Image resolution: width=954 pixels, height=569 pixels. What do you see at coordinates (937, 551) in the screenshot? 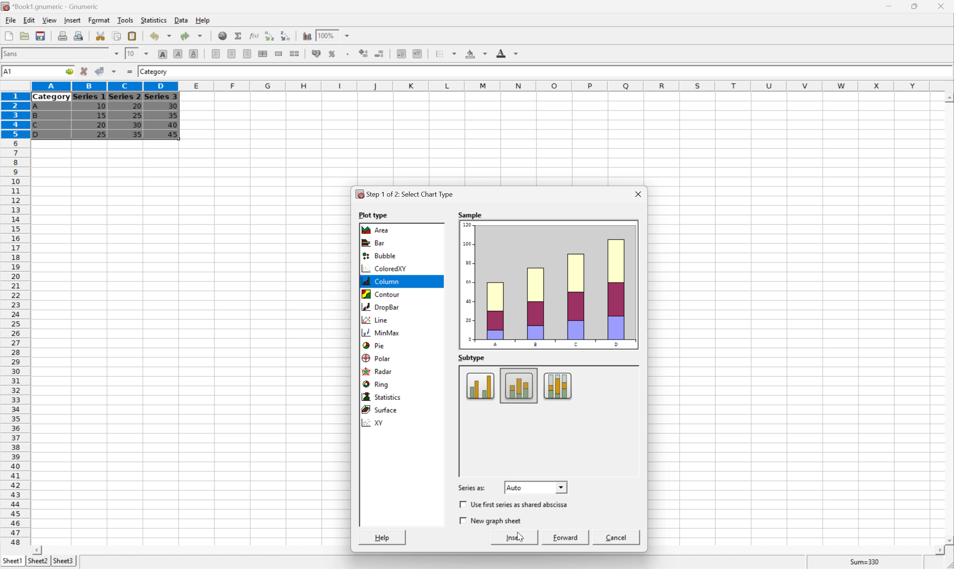
I see `Scroll Right` at bounding box center [937, 551].